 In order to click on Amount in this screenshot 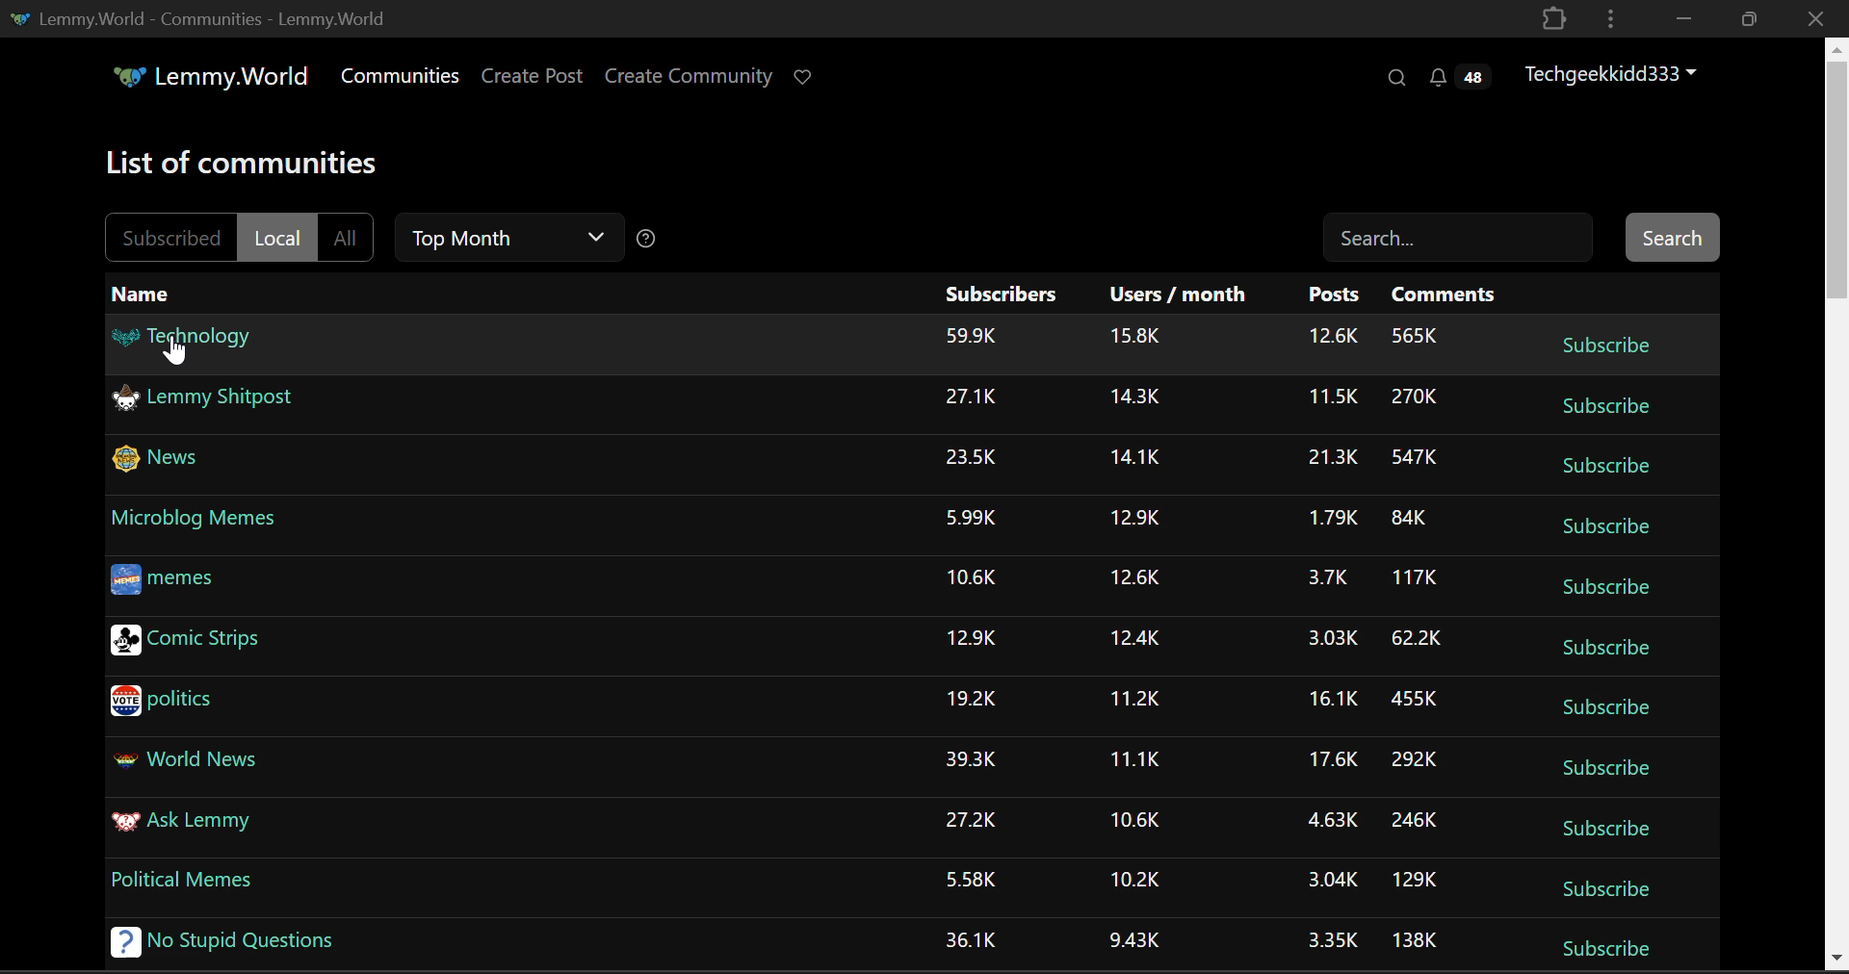, I will do `click(1414, 579)`.